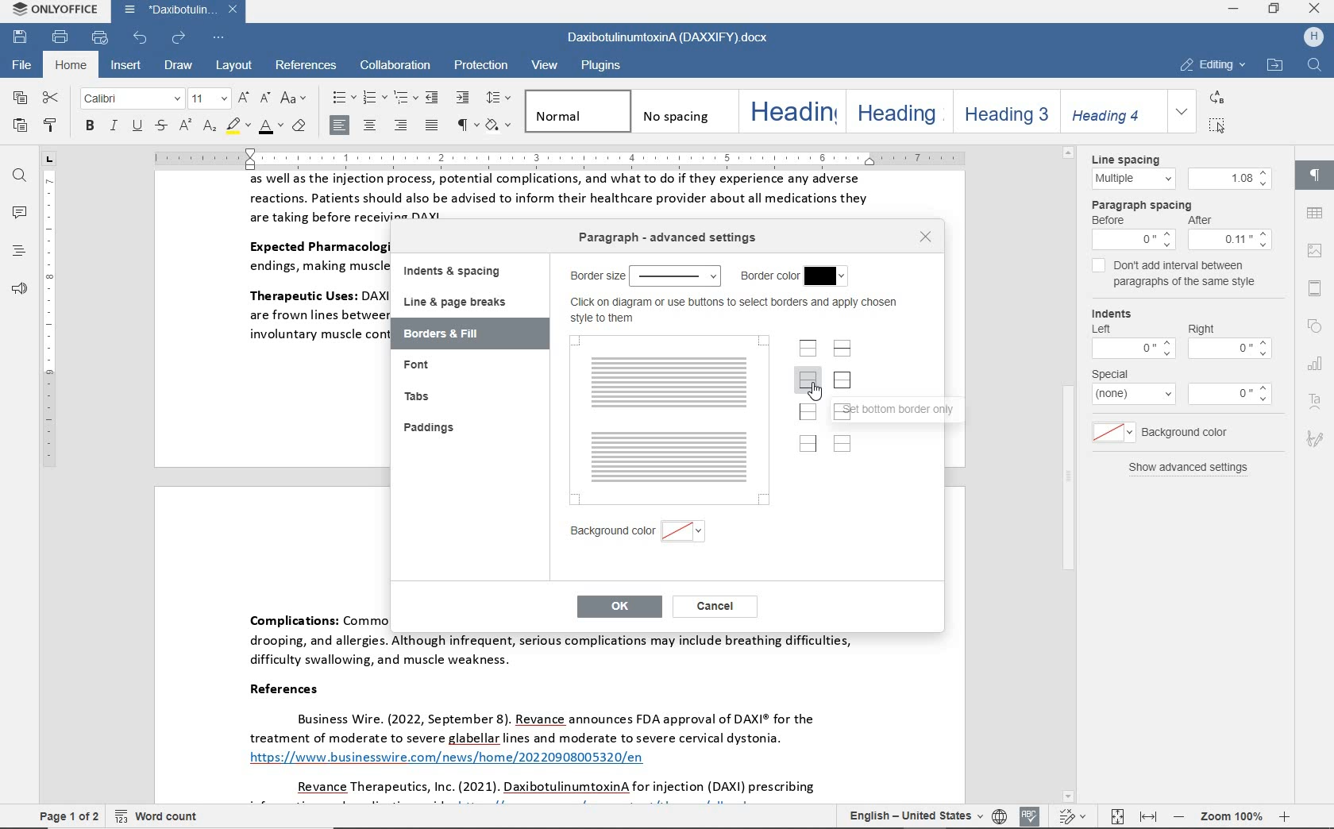 This screenshot has width=1334, height=829. I want to click on feedback & support, so click(17, 290).